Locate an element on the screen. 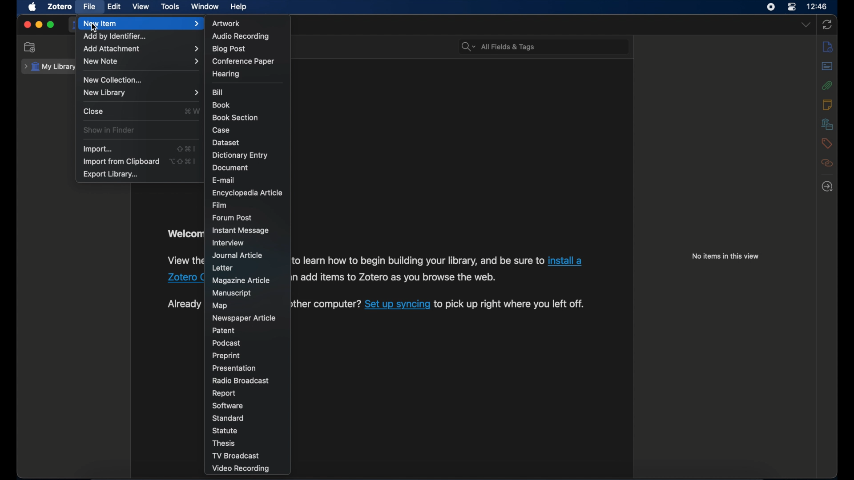 Image resolution: width=854 pixels, height=480 pixels. hearing is located at coordinates (226, 74).